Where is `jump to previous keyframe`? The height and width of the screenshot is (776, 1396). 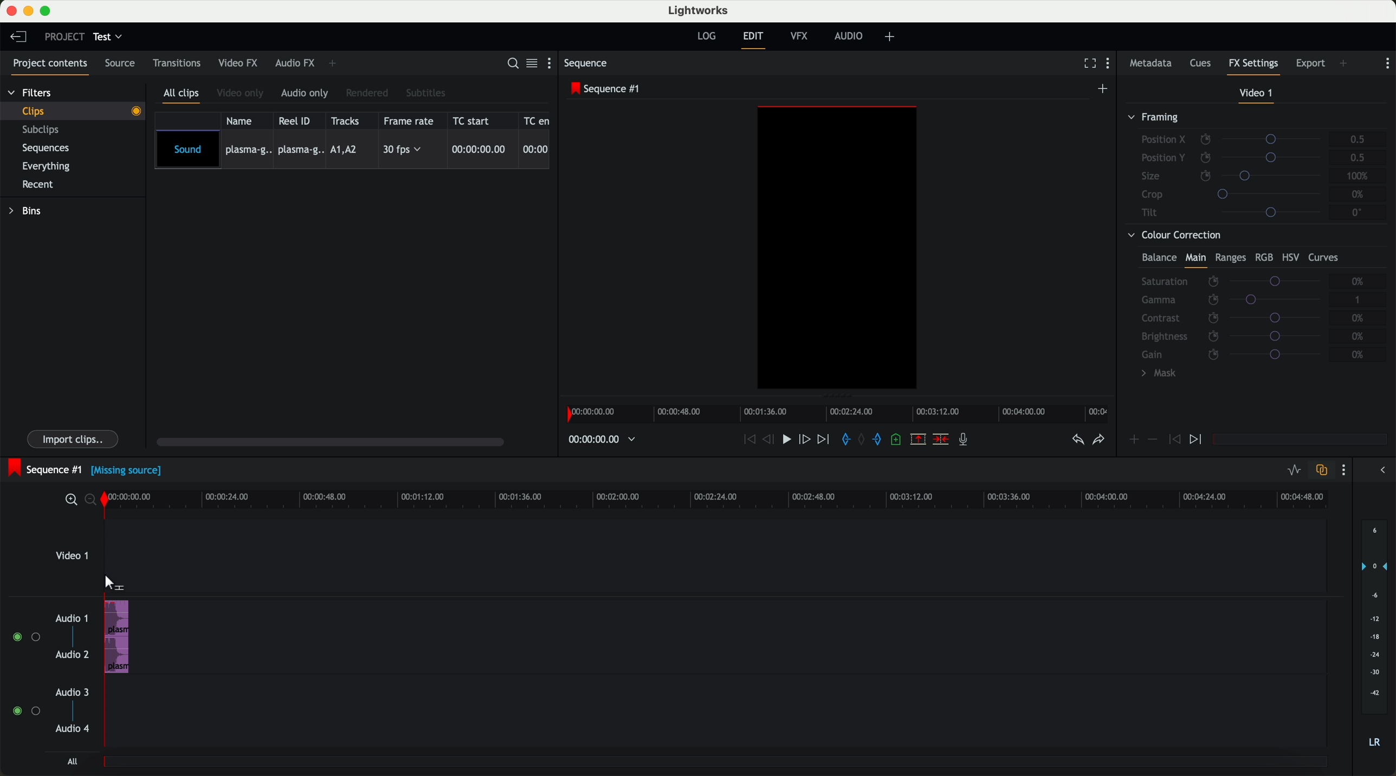
jump to previous keyframe is located at coordinates (1175, 442).